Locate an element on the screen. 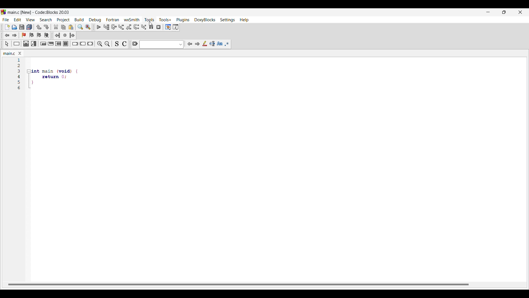 This screenshot has height=298, width=529. Project menu is located at coordinates (63, 20).